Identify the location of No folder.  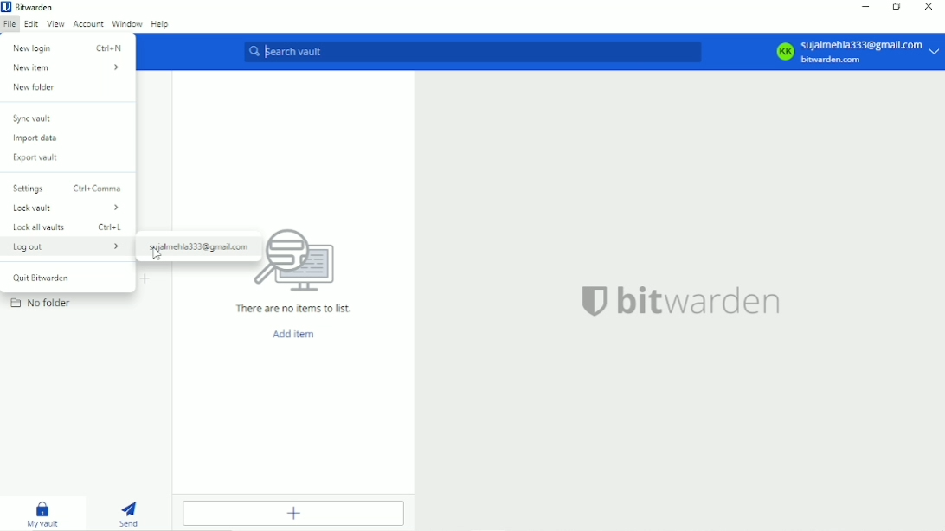
(41, 303).